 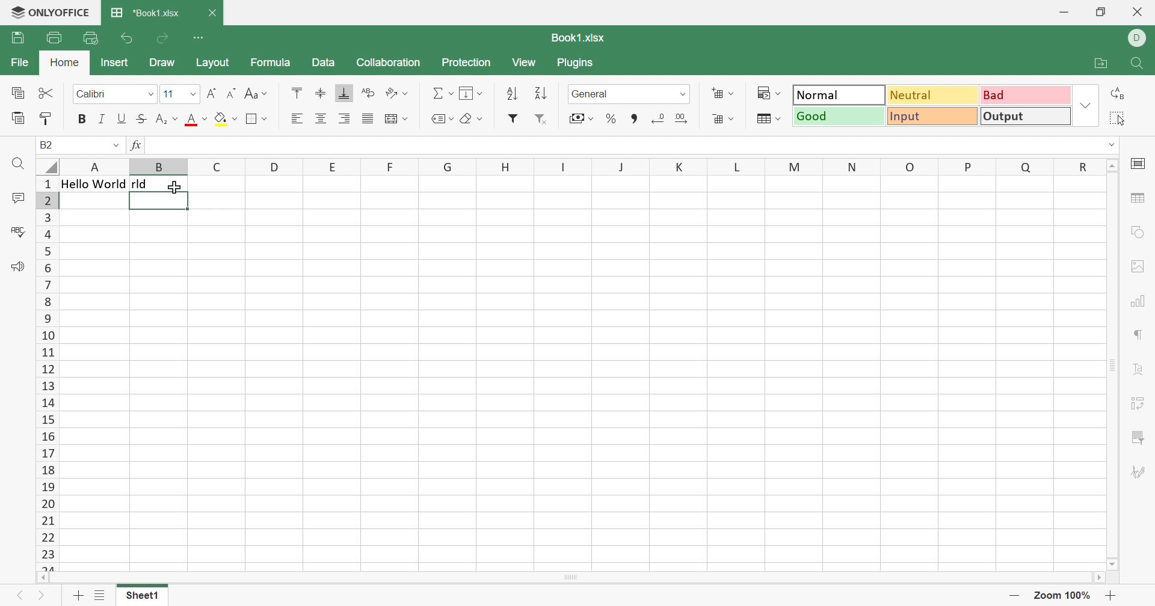 I want to click on Scroll Bar, so click(x=1111, y=366).